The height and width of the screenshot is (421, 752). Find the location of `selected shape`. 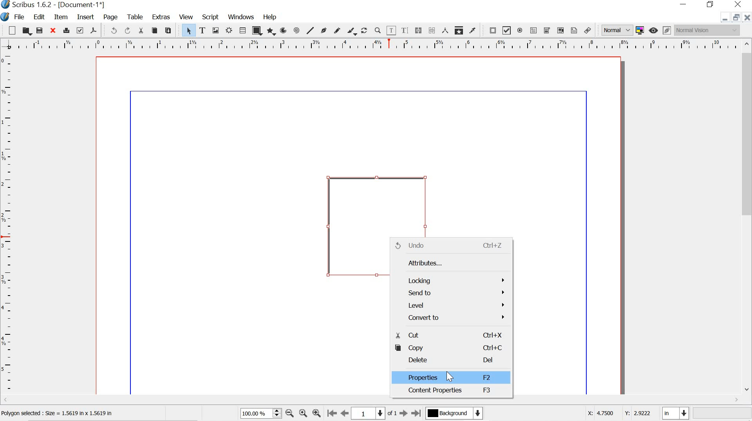

selected shape is located at coordinates (352, 229).